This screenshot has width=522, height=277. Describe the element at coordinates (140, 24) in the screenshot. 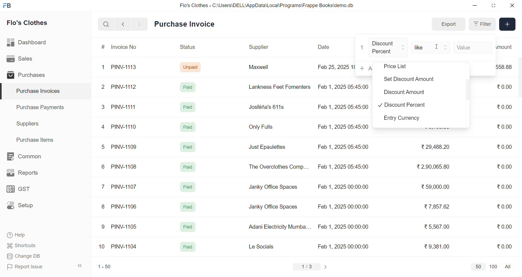

I see `navigate forward` at that location.